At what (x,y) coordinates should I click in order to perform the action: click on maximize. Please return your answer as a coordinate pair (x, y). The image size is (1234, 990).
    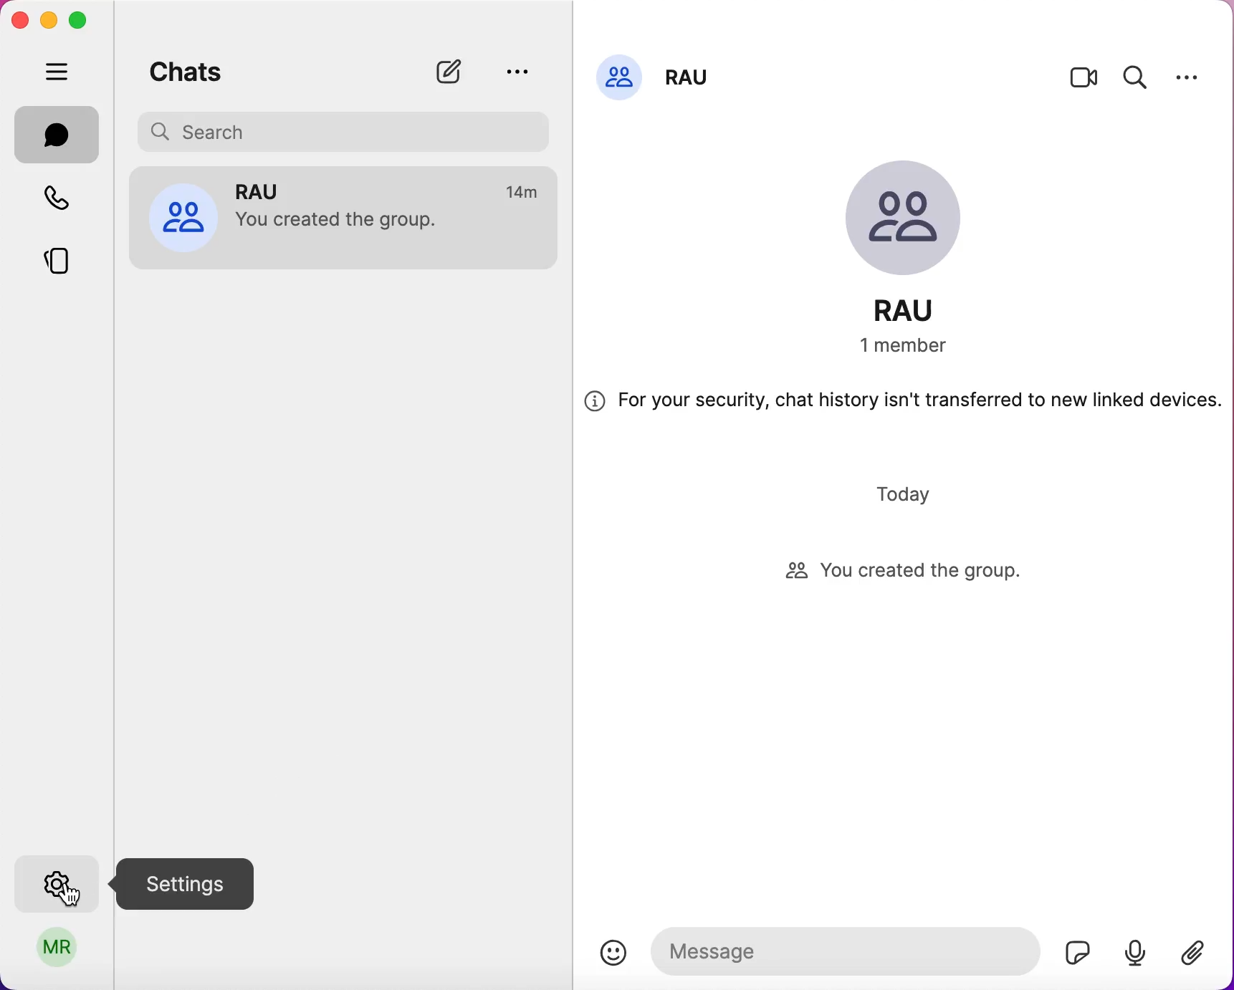
    Looking at the image, I should click on (85, 21).